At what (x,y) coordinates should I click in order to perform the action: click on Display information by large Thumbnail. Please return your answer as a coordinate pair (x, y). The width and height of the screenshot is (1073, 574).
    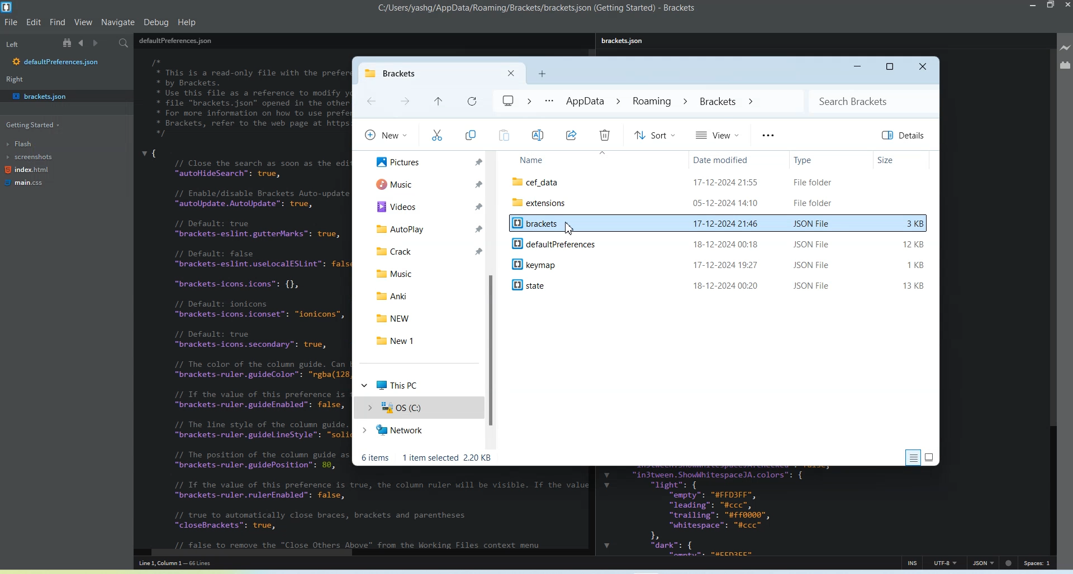
    Looking at the image, I should click on (931, 457).